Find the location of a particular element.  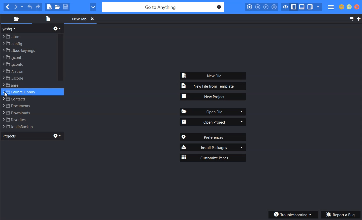

Undo Last Action is located at coordinates (30, 7).